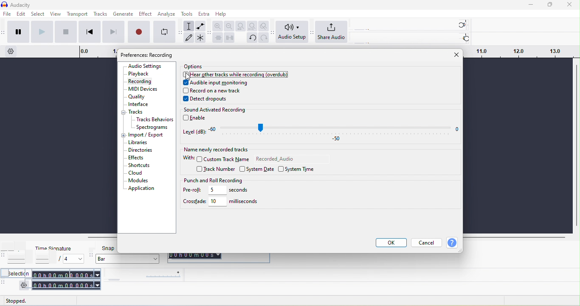 This screenshot has width=580, height=306. I want to click on application, so click(142, 189).